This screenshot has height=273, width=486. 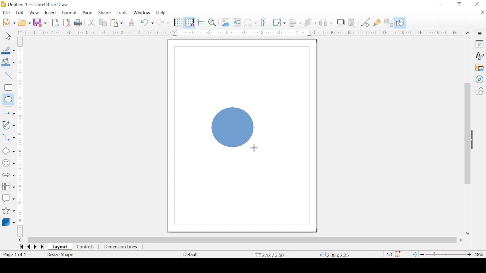 What do you see at coordinates (467, 233) in the screenshot?
I see `scroll down arrow` at bounding box center [467, 233].